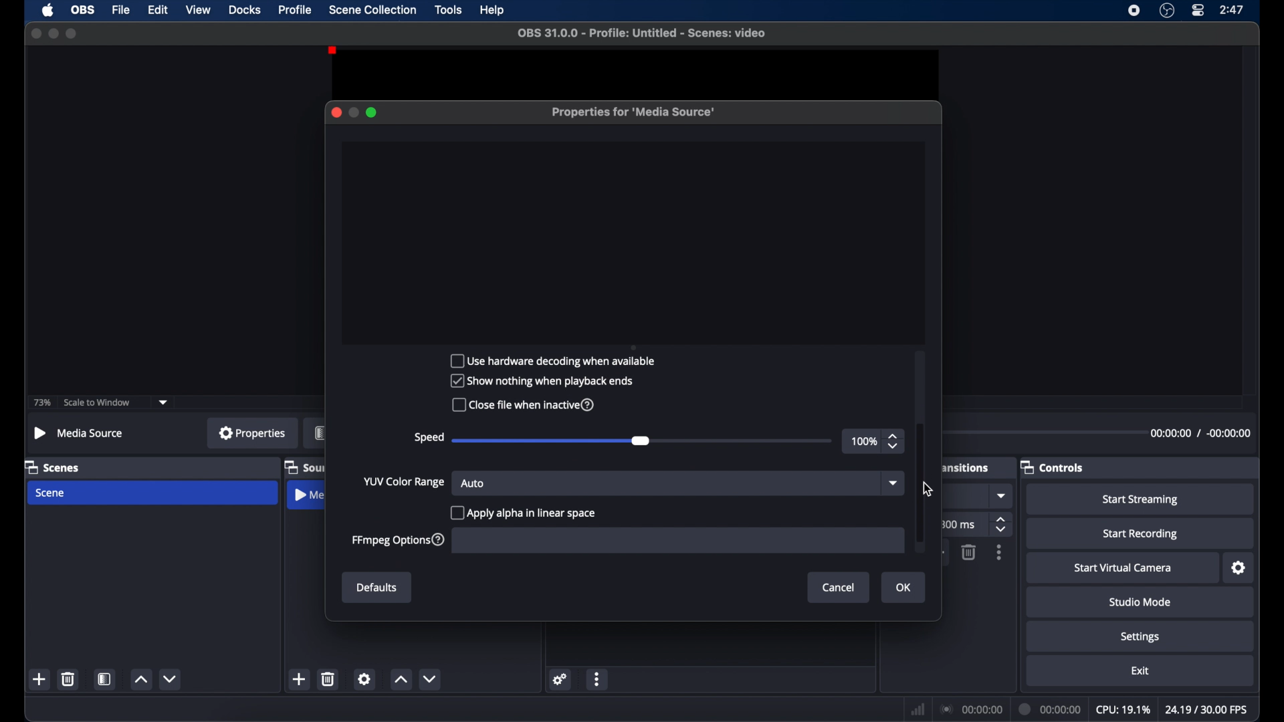  I want to click on view, so click(199, 10).